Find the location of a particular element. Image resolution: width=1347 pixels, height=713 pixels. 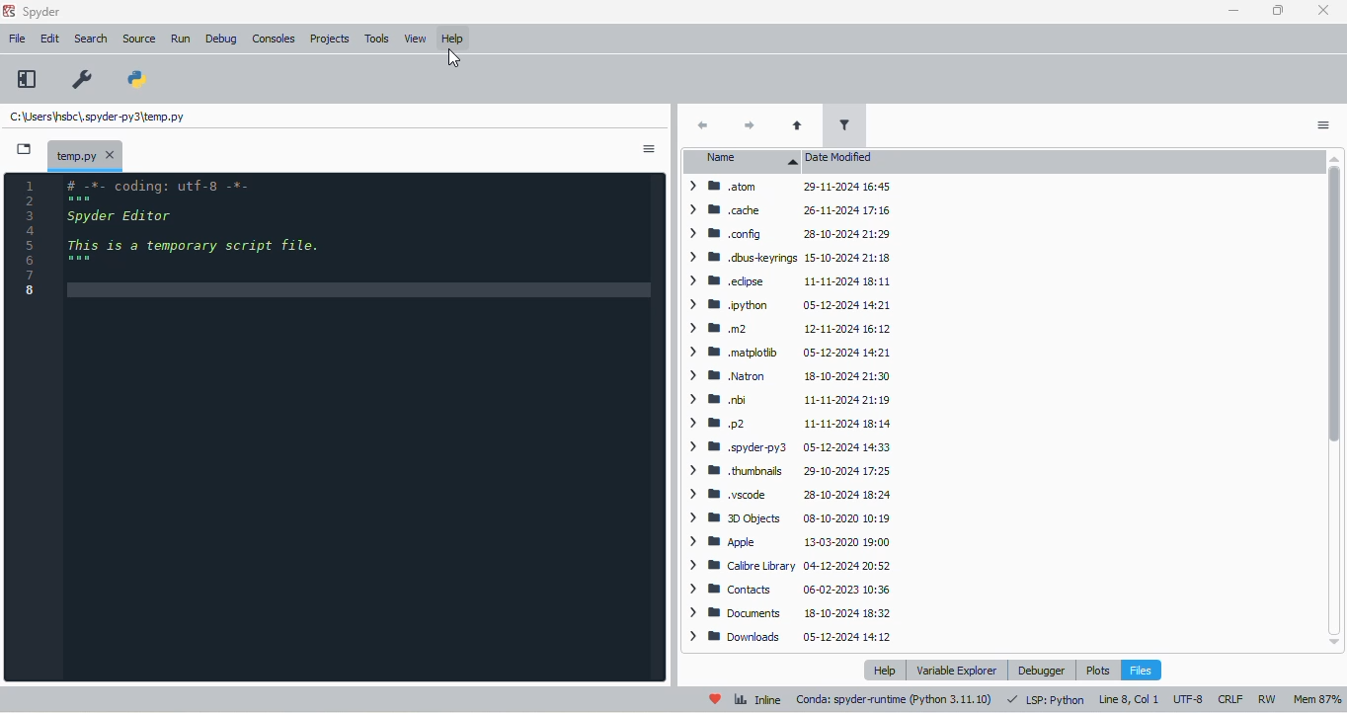

close is located at coordinates (1322, 10).